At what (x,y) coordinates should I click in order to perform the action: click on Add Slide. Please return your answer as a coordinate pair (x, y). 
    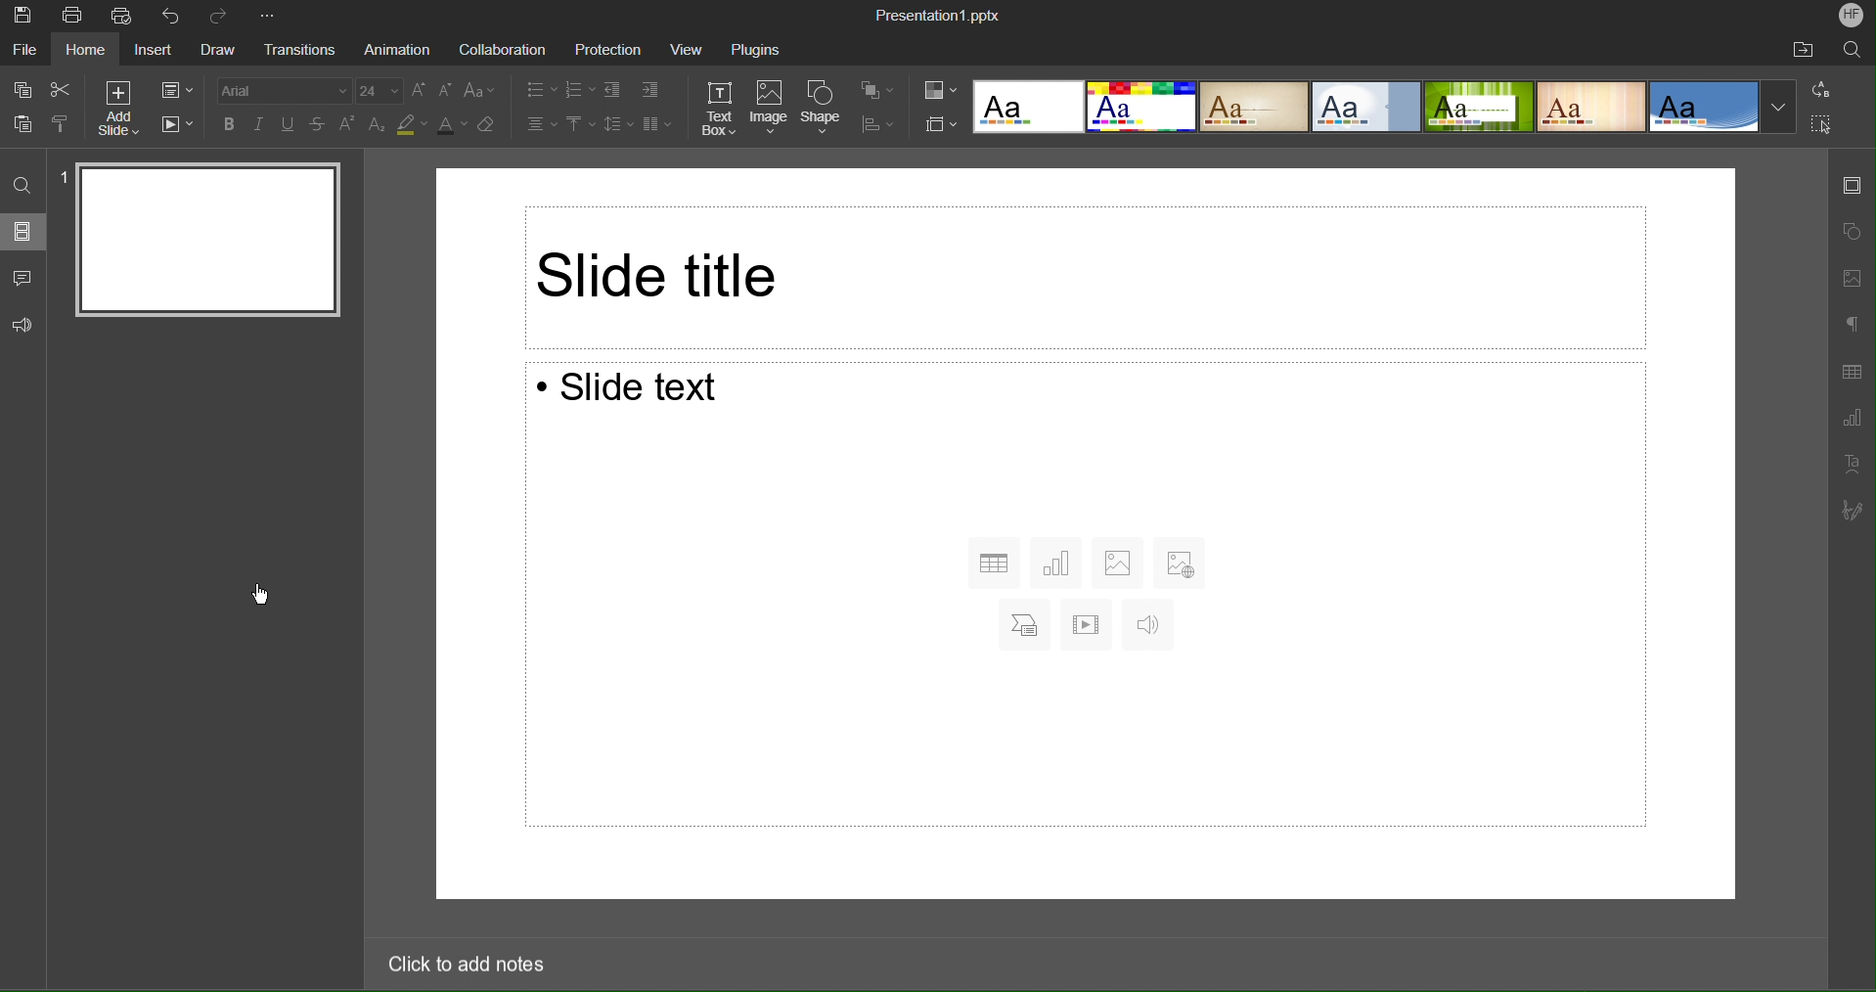
    Looking at the image, I should click on (121, 106).